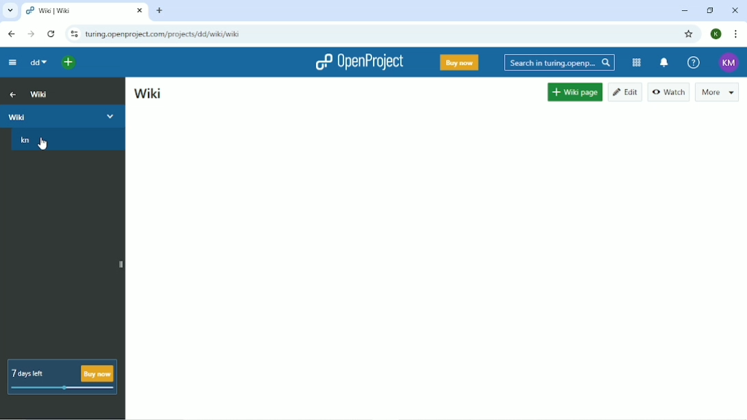 This screenshot has height=420, width=747. I want to click on Forward, so click(31, 34).